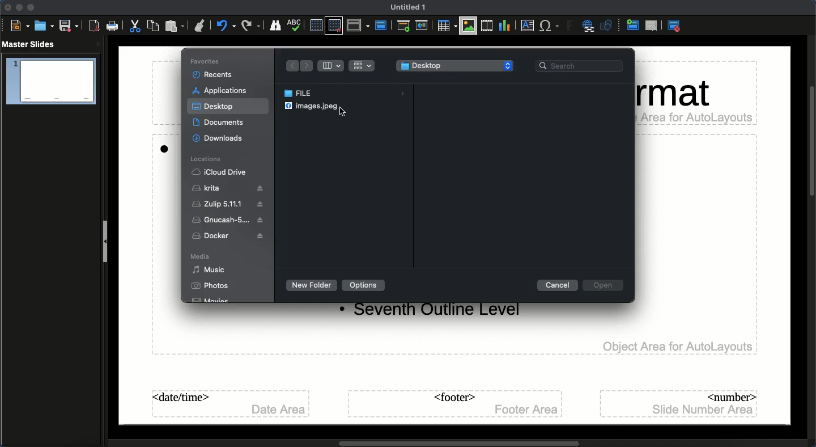 The height and width of the screenshot is (447, 816). What do you see at coordinates (334, 26) in the screenshot?
I see `Snap to grid` at bounding box center [334, 26].